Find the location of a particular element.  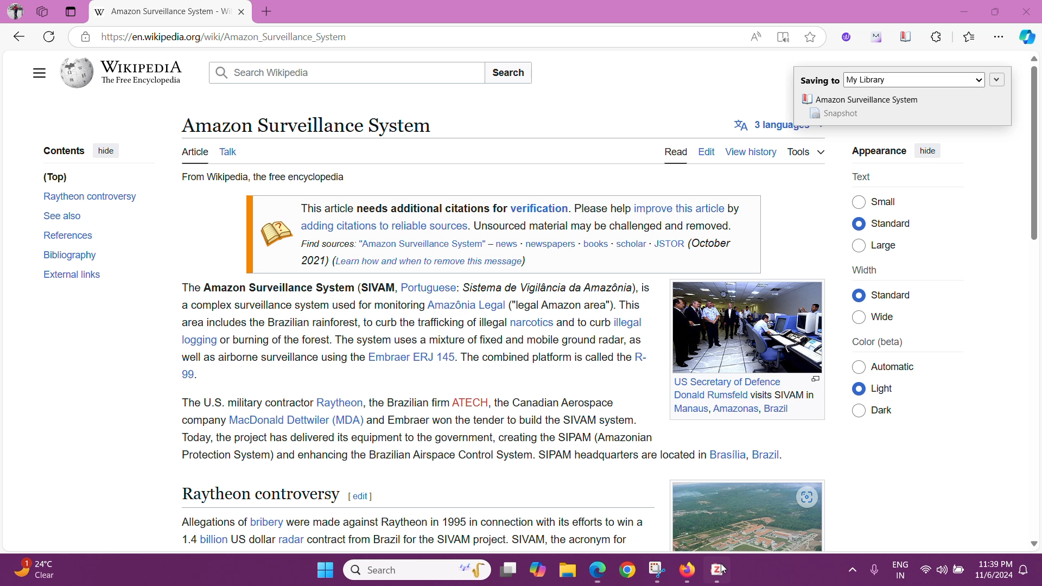

Amazon Surveillance System is located at coordinates (305, 124).